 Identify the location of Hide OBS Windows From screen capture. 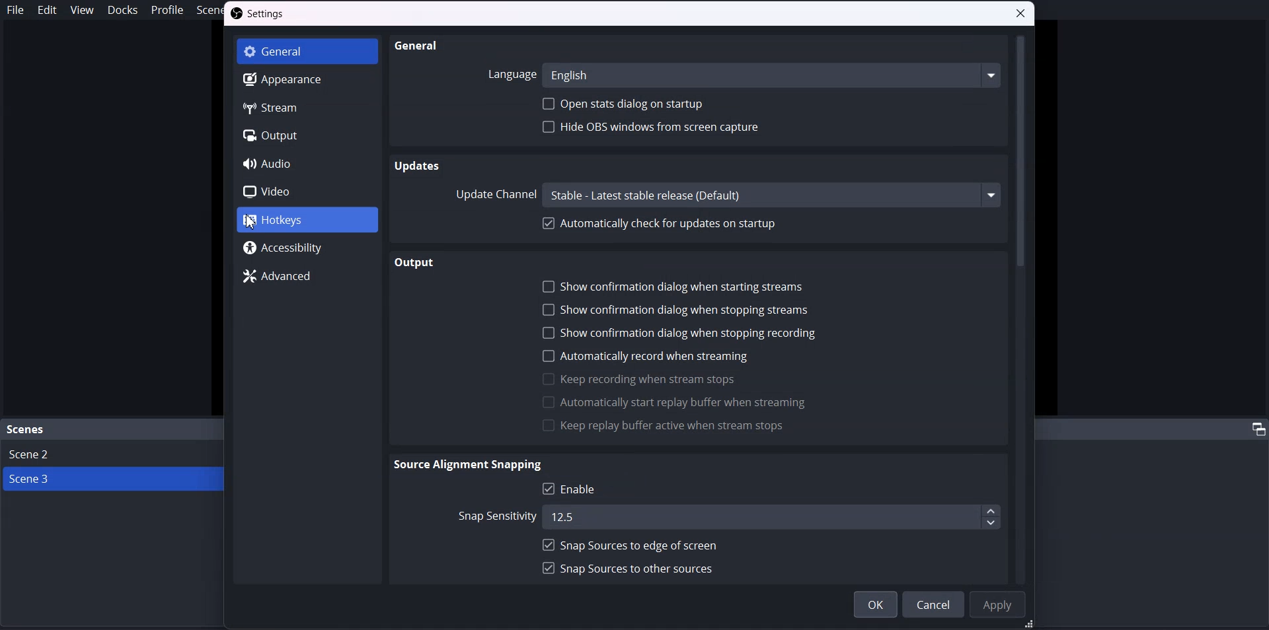
(649, 126).